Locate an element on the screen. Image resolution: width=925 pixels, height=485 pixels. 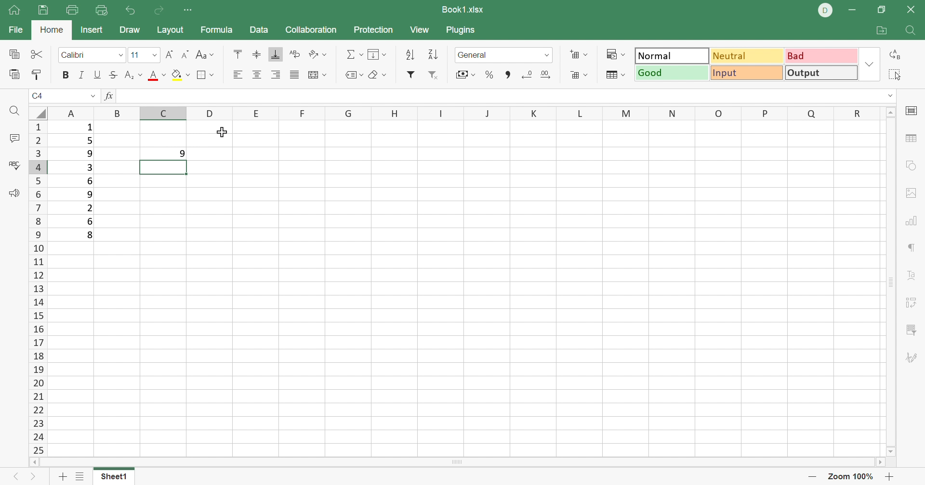
Normal is located at coordinates (669, 55).